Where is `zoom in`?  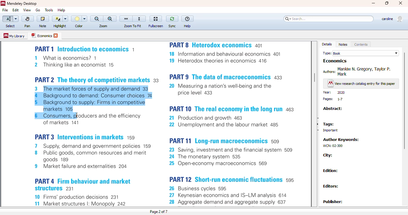
zoom in is located at coordinates (110, 19).